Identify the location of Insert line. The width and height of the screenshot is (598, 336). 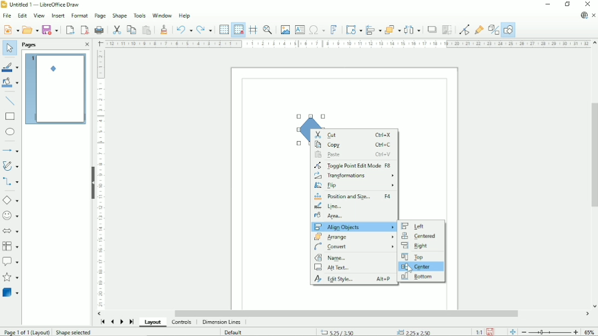
(12, 101).